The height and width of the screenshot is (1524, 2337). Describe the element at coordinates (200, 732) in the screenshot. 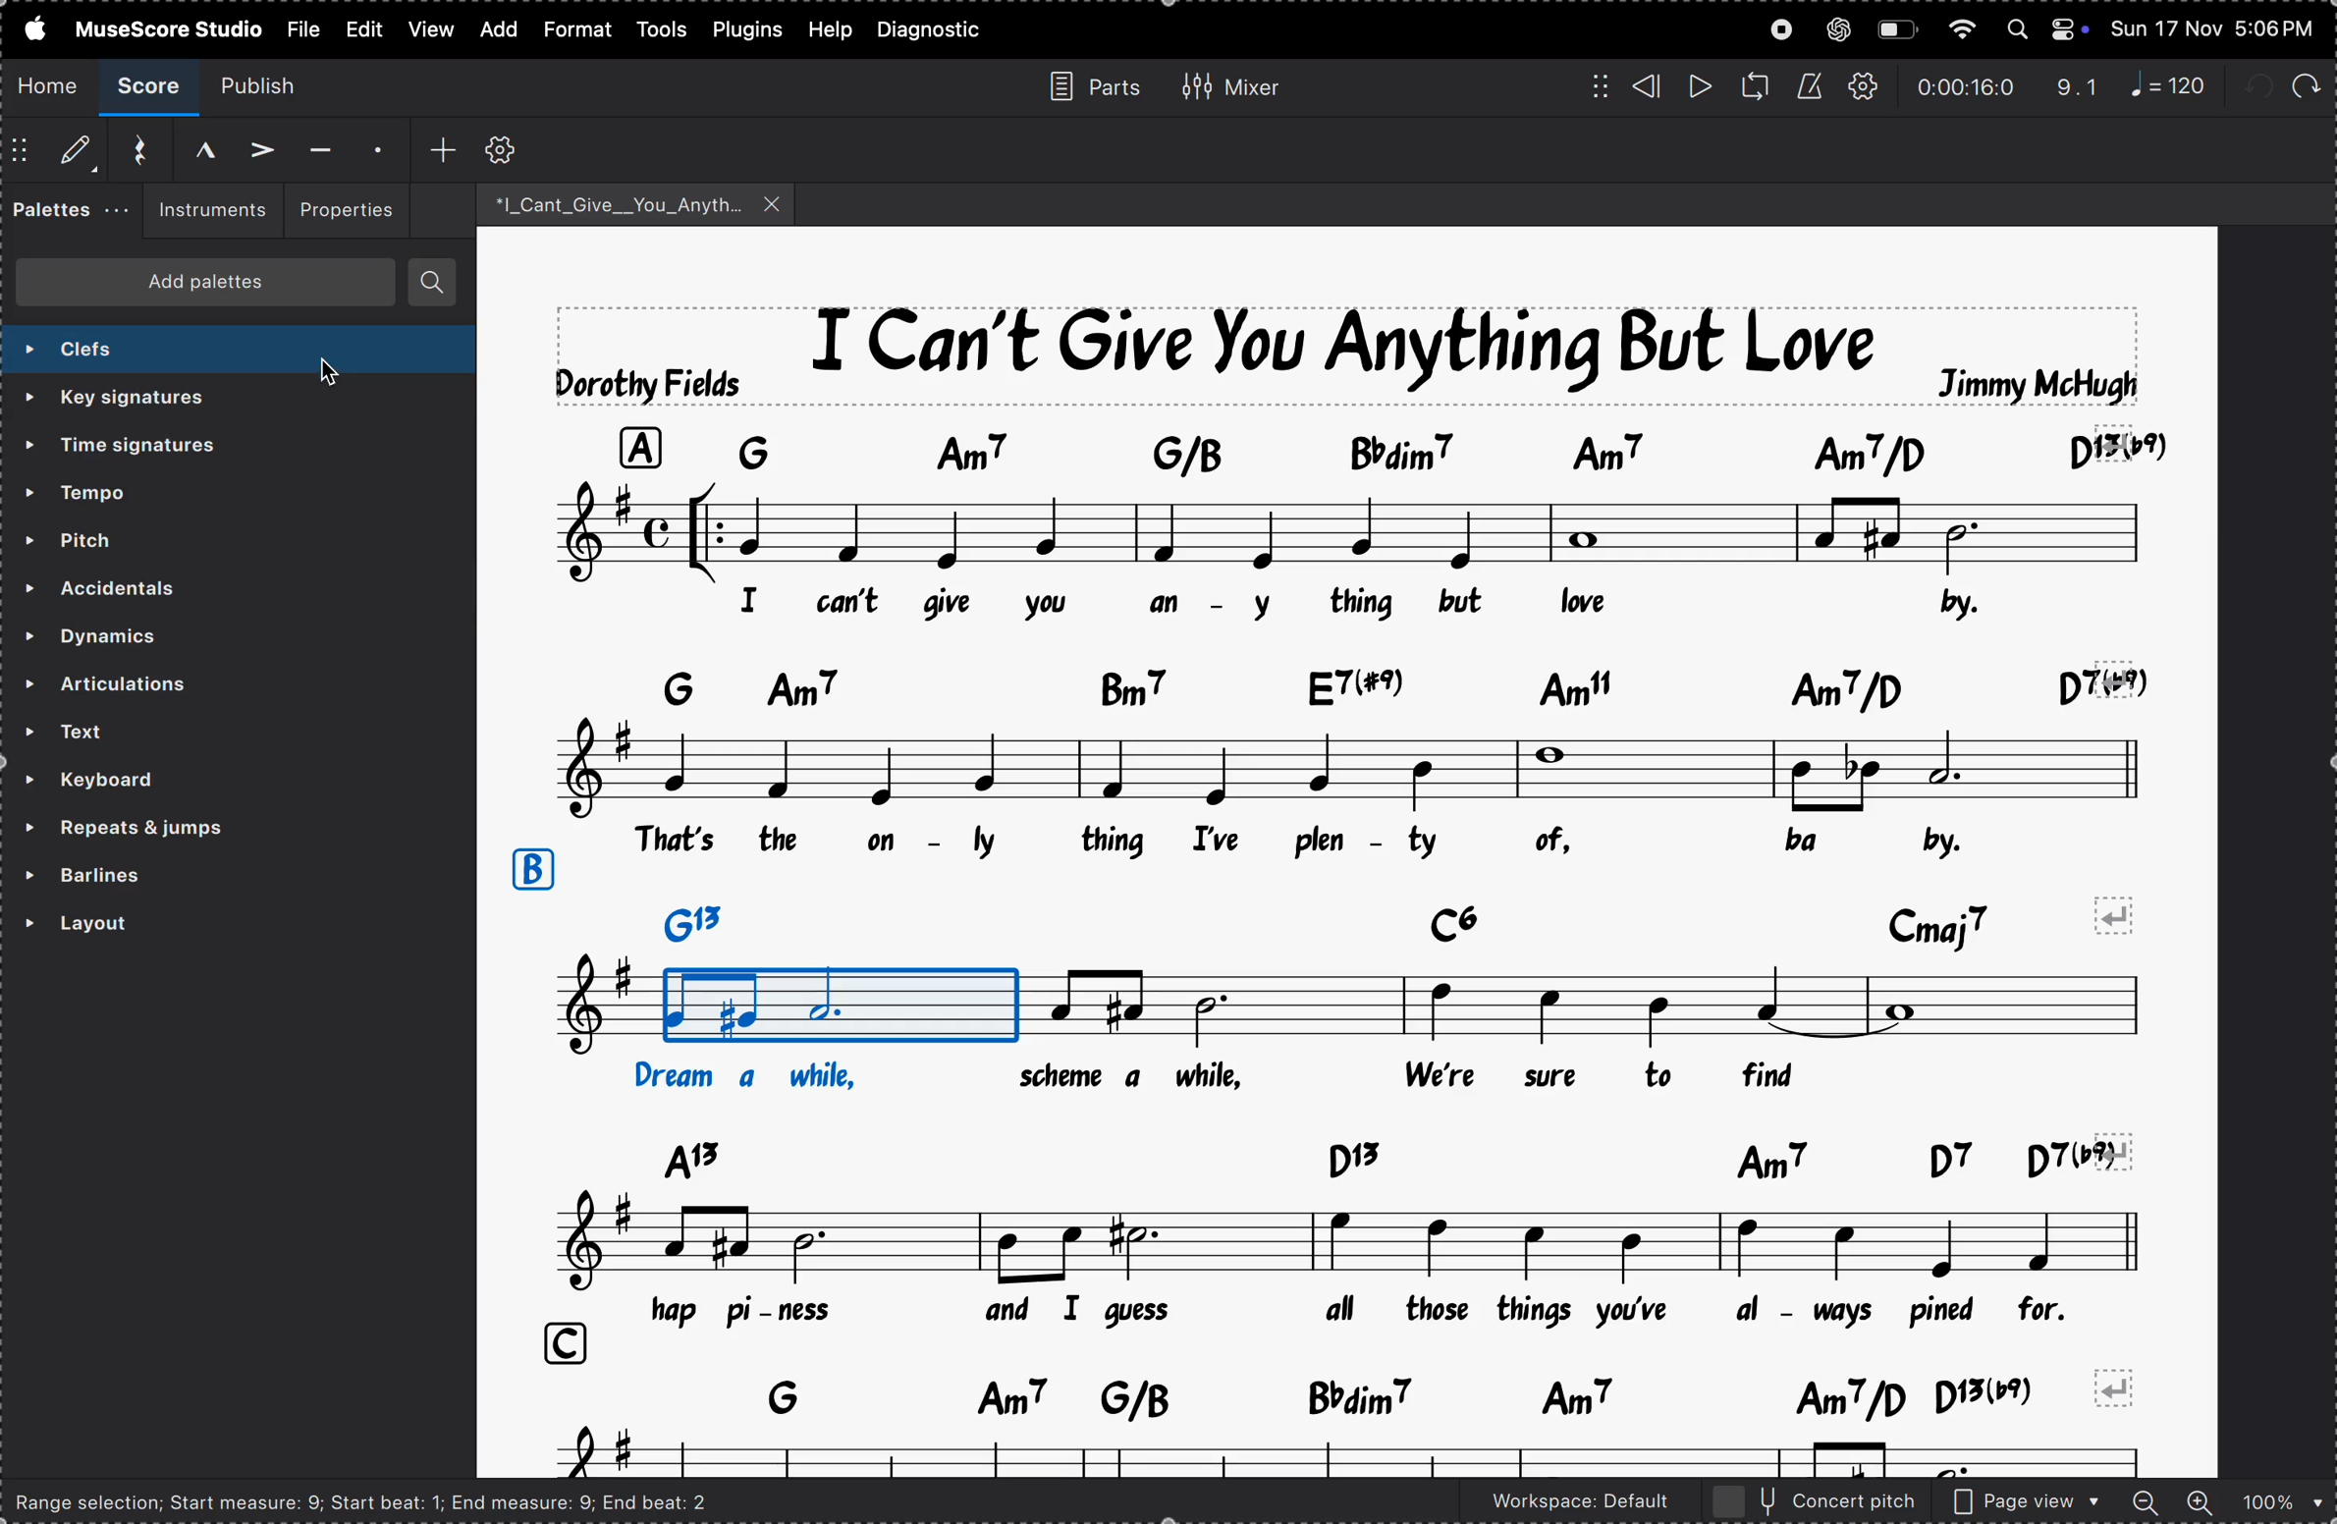

I see `text` at that location.